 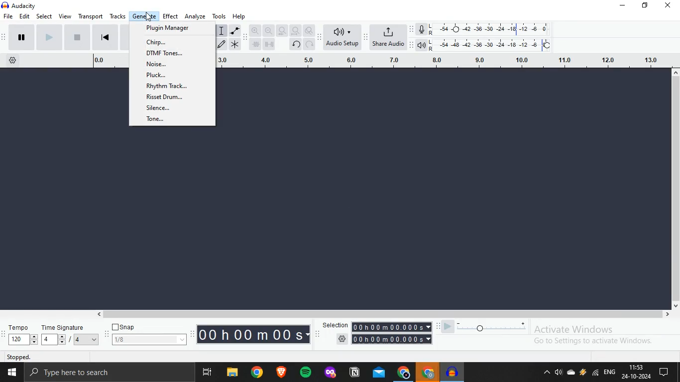 I want to click on rhythm track, so click(x=167, y=87).